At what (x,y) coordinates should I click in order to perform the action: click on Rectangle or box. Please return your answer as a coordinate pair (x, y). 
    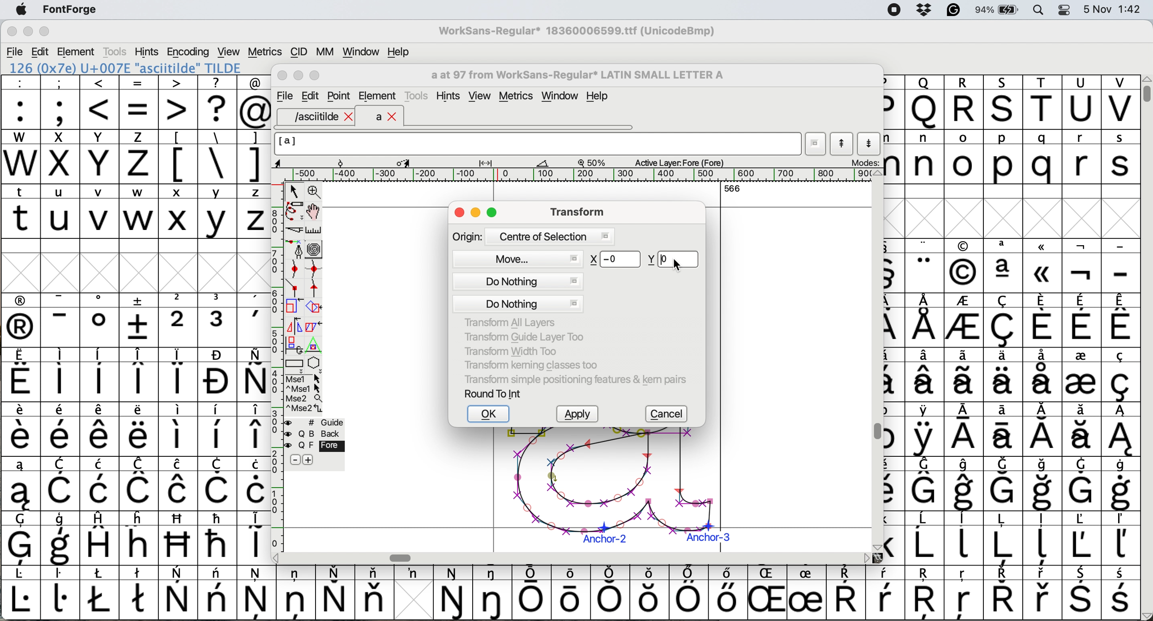
    Looking at the image, I should click on (294, 363).